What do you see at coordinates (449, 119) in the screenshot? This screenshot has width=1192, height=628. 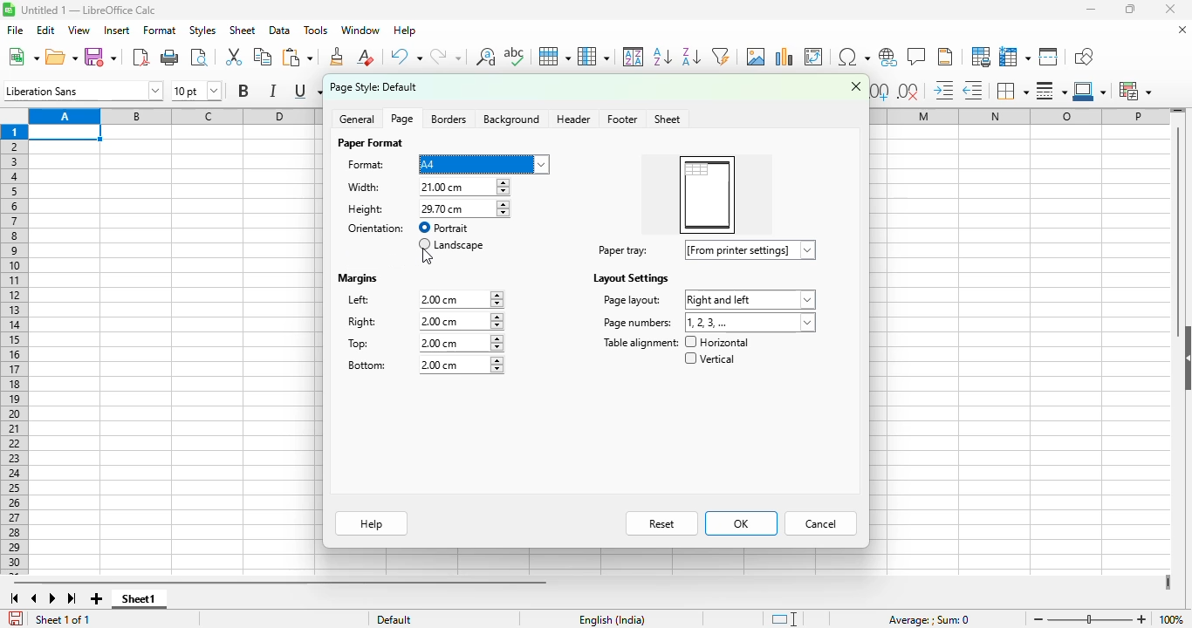 I see `borders` at bounding box center [449, 119].